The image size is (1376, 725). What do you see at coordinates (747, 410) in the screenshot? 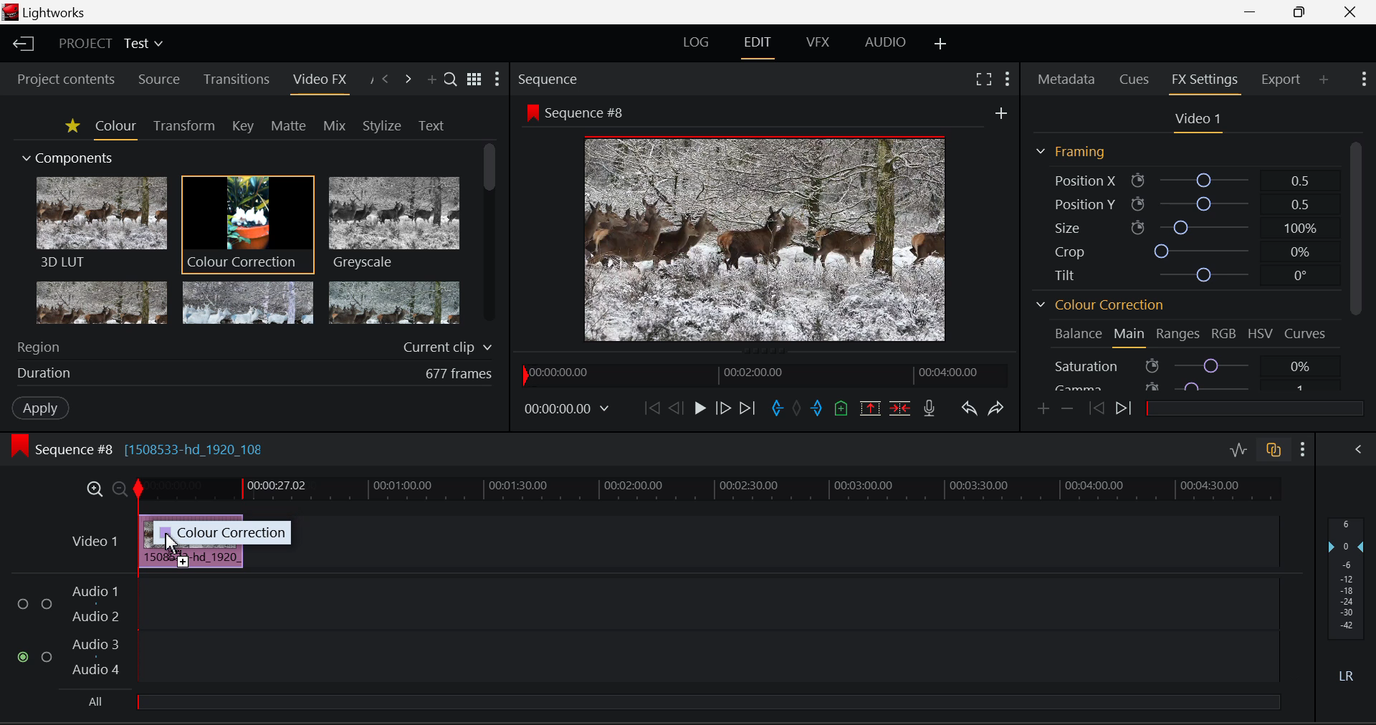
I see `To End` at bounding box center [747, 410].